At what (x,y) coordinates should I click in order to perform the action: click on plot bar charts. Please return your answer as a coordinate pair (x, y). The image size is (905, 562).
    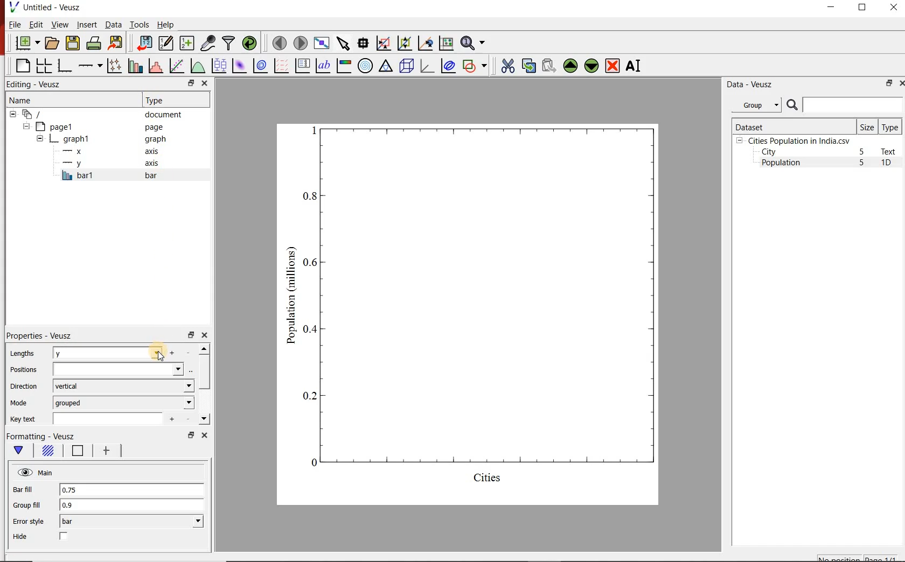
    Looking at the image, I should click on (134, 66).